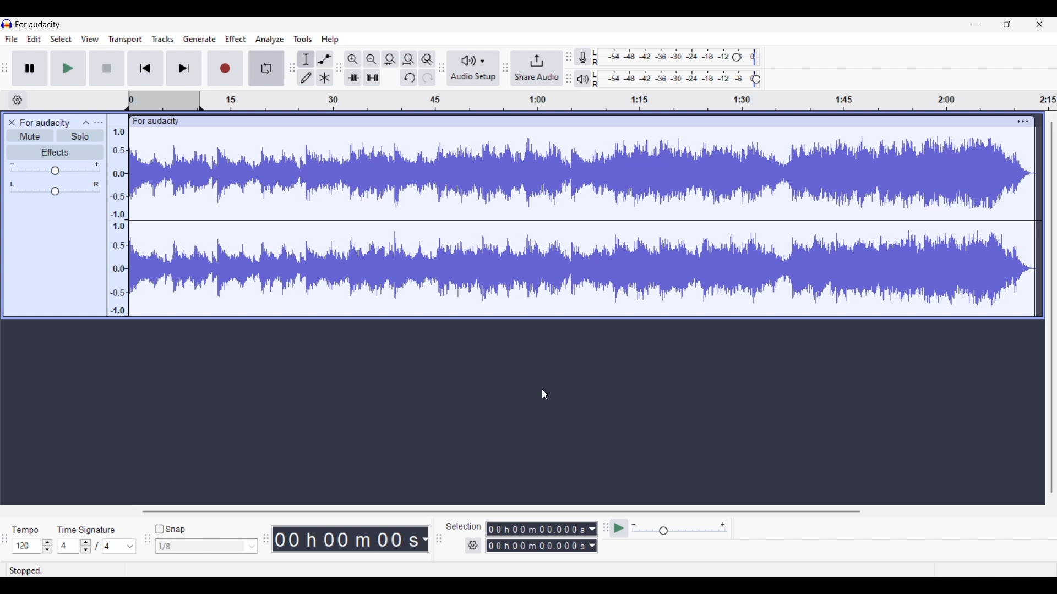 The image size is (1057, 594). What do you see at coordinates (584, 223) in the screenshot?
I see `Imported track` at bounding box center [584, 223].